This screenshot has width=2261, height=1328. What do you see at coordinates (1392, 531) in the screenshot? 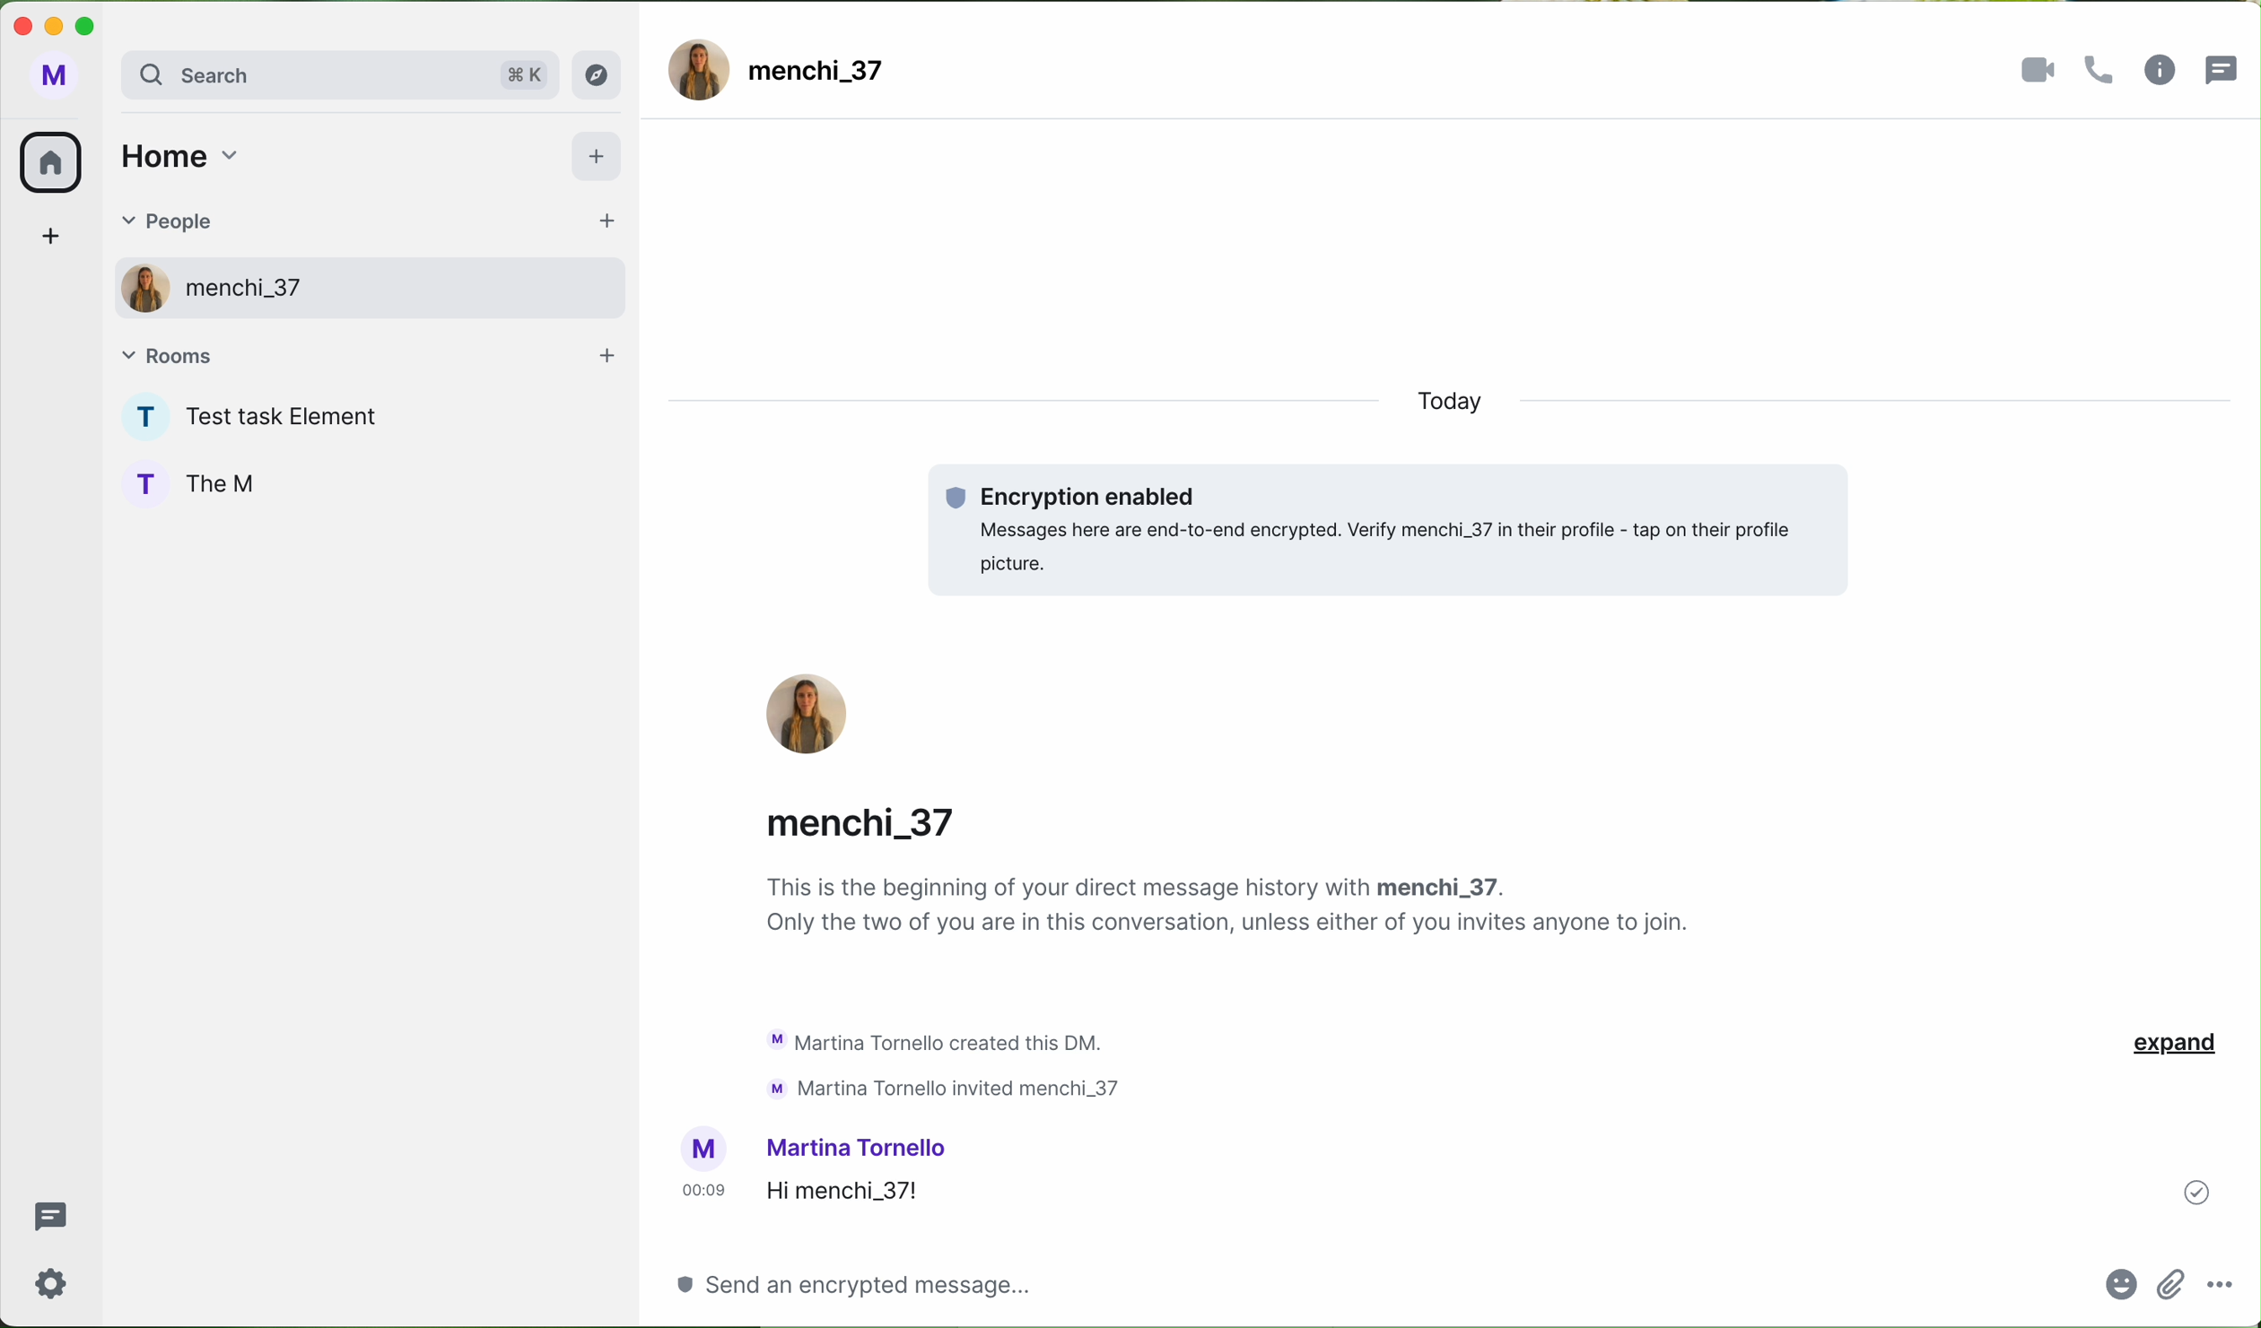
I see `encryption enabled` at bounding box center [1392, 531].